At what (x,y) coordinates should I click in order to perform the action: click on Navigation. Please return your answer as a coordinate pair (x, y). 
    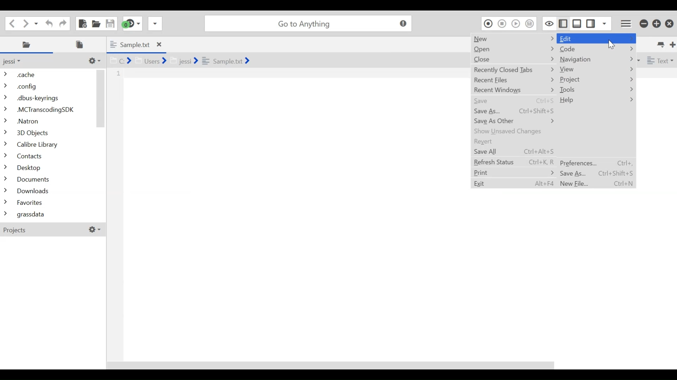
    Looking at the image, I should click on (596, 59).